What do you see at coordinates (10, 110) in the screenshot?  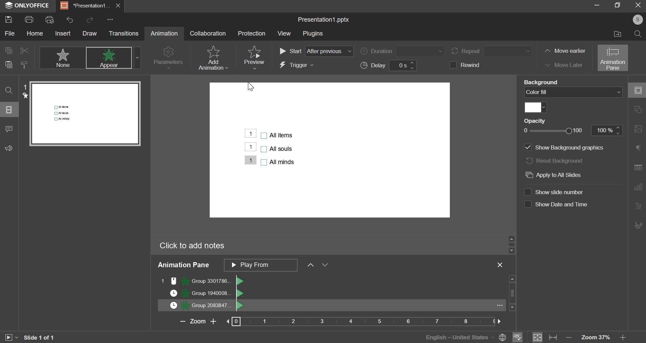 I see `slide` at bounding box center [10, 110].